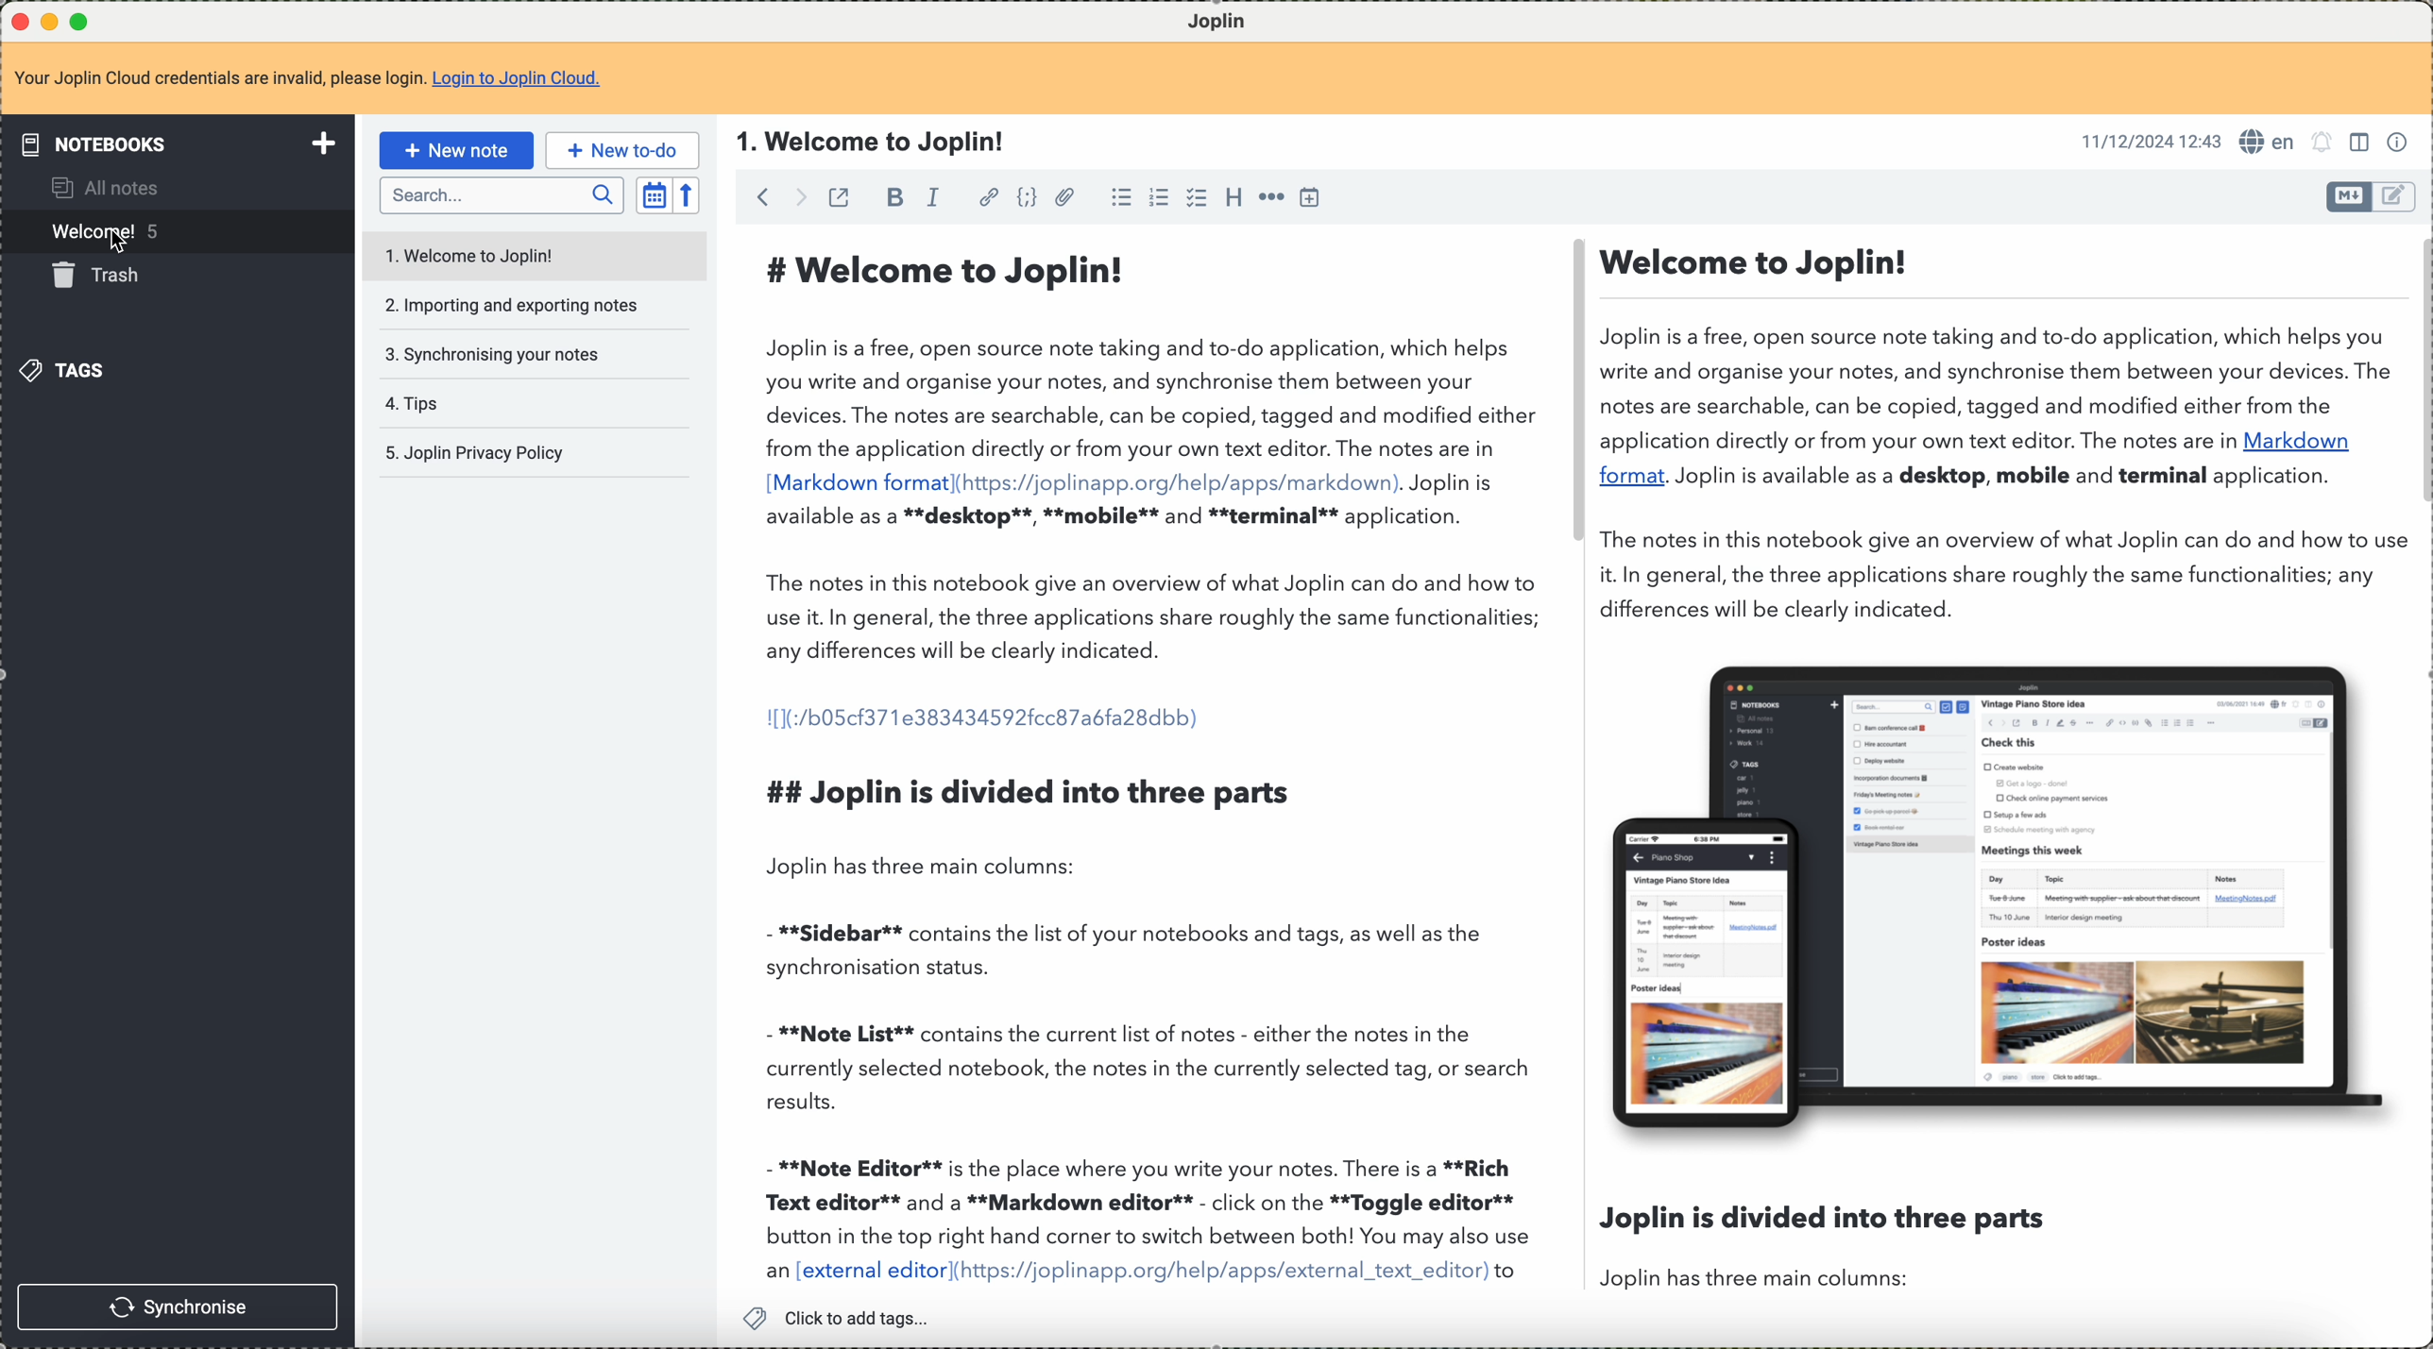 Image resolution: width=2433 pixels, height=1349 pixels. I want to click on horizontal rule, so click(1274, 197).